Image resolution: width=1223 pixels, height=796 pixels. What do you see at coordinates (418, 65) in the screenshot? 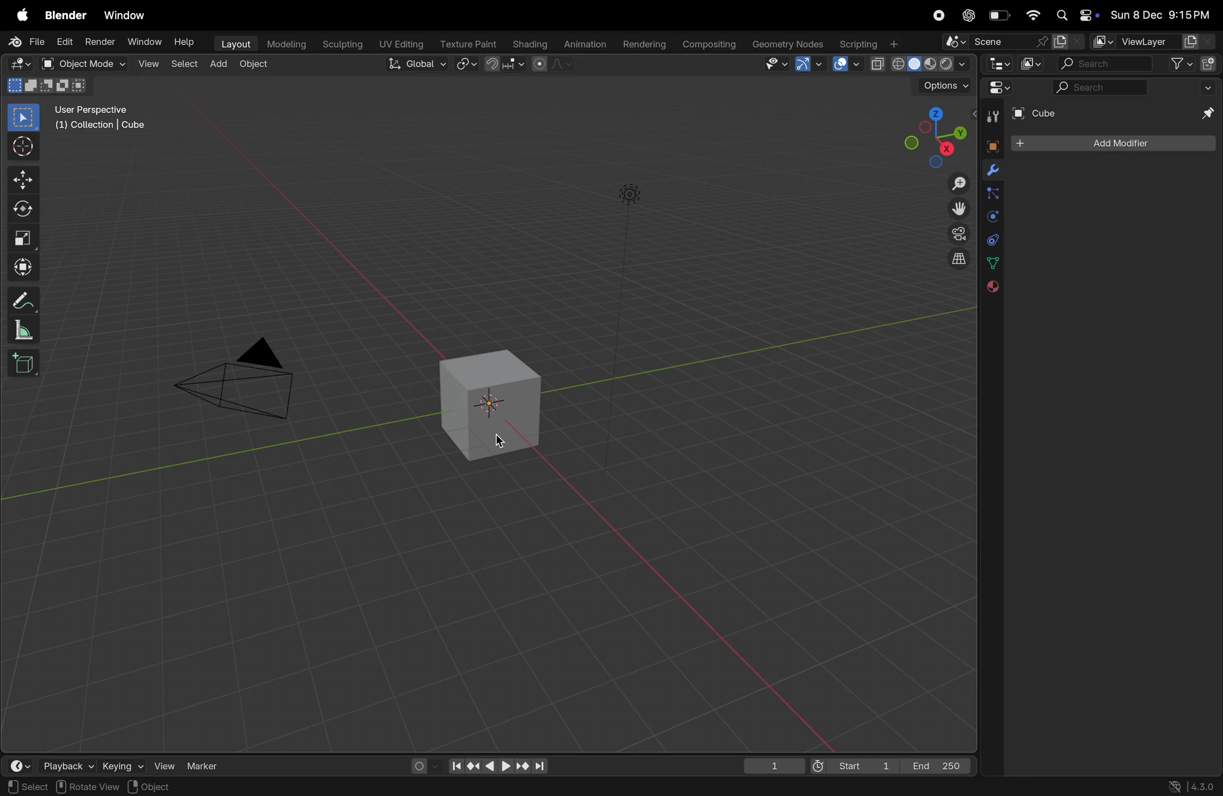
I see `global` at bounding box center [418, 65].